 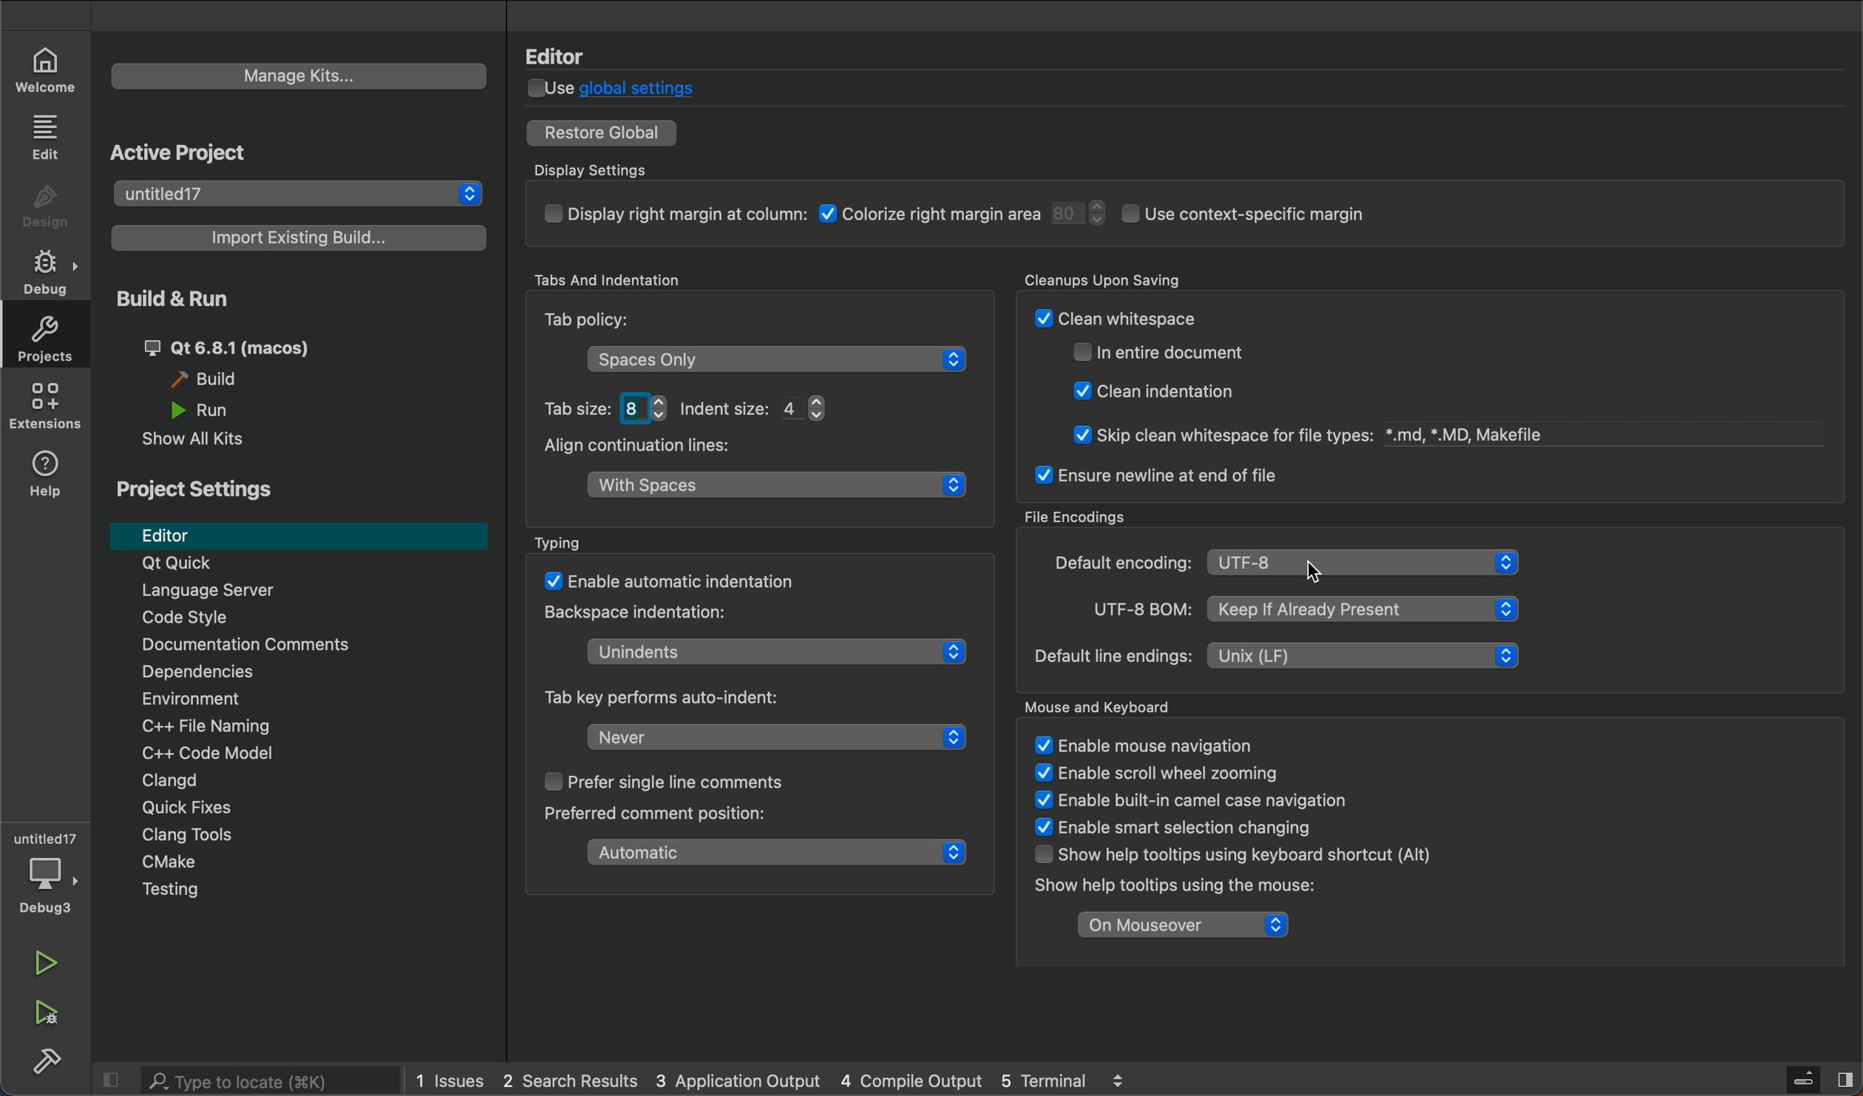 What do you see at coordinates (594, 322) in the screenshot?
I see `Tab Policy` at bounding box center [594, 322].